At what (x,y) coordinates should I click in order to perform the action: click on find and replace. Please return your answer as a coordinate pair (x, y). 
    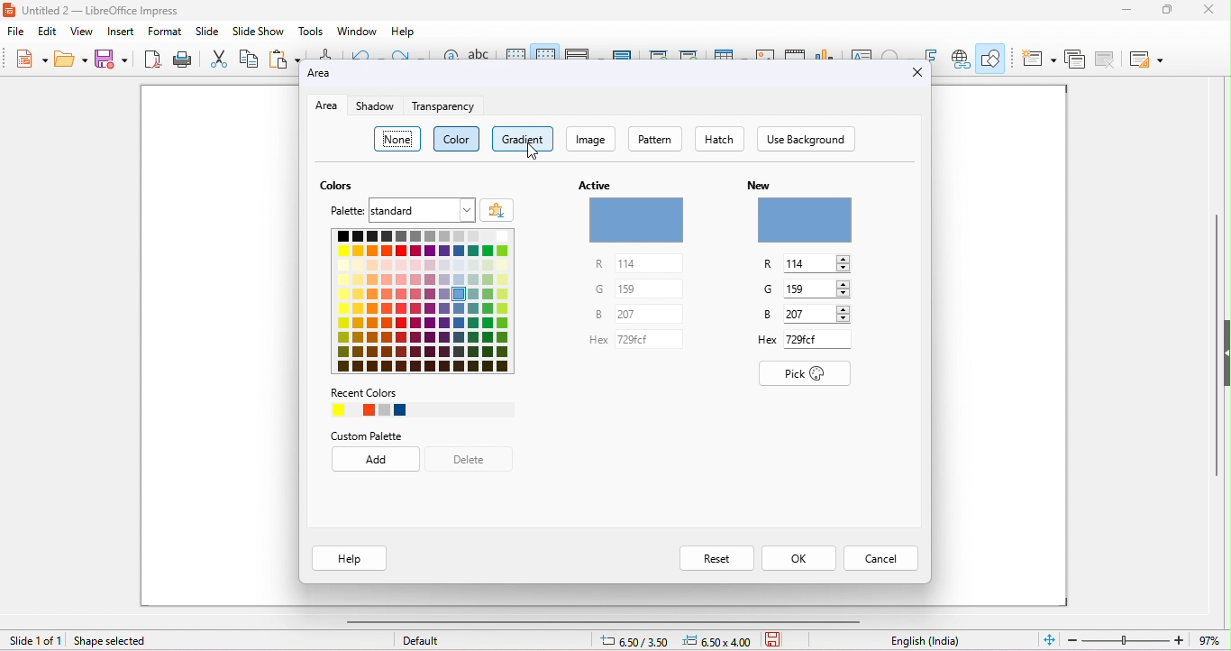
    Looking at the image, I should click on (450, 53).